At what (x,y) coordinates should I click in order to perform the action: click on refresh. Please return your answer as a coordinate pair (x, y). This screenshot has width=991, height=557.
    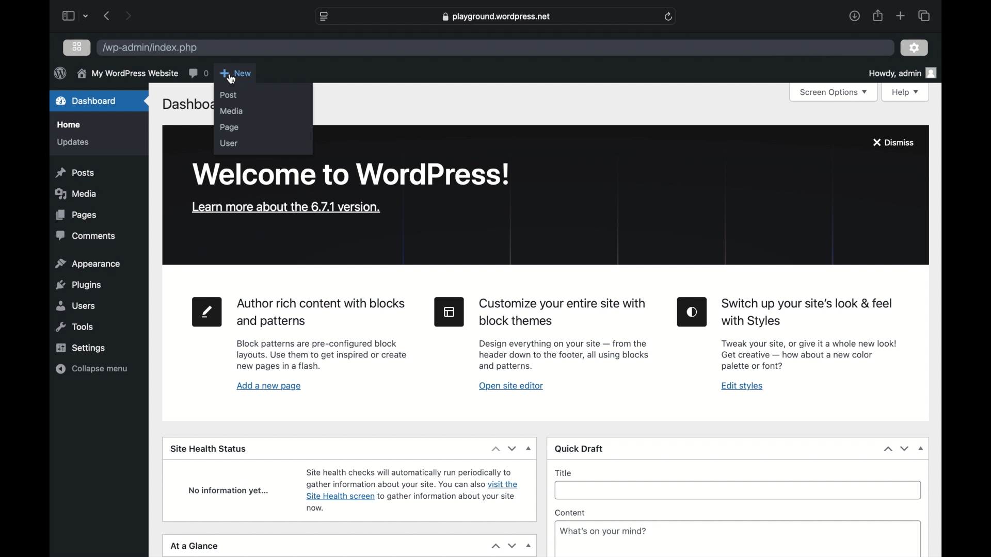
    Looking at the image, I should click on (669, 17).